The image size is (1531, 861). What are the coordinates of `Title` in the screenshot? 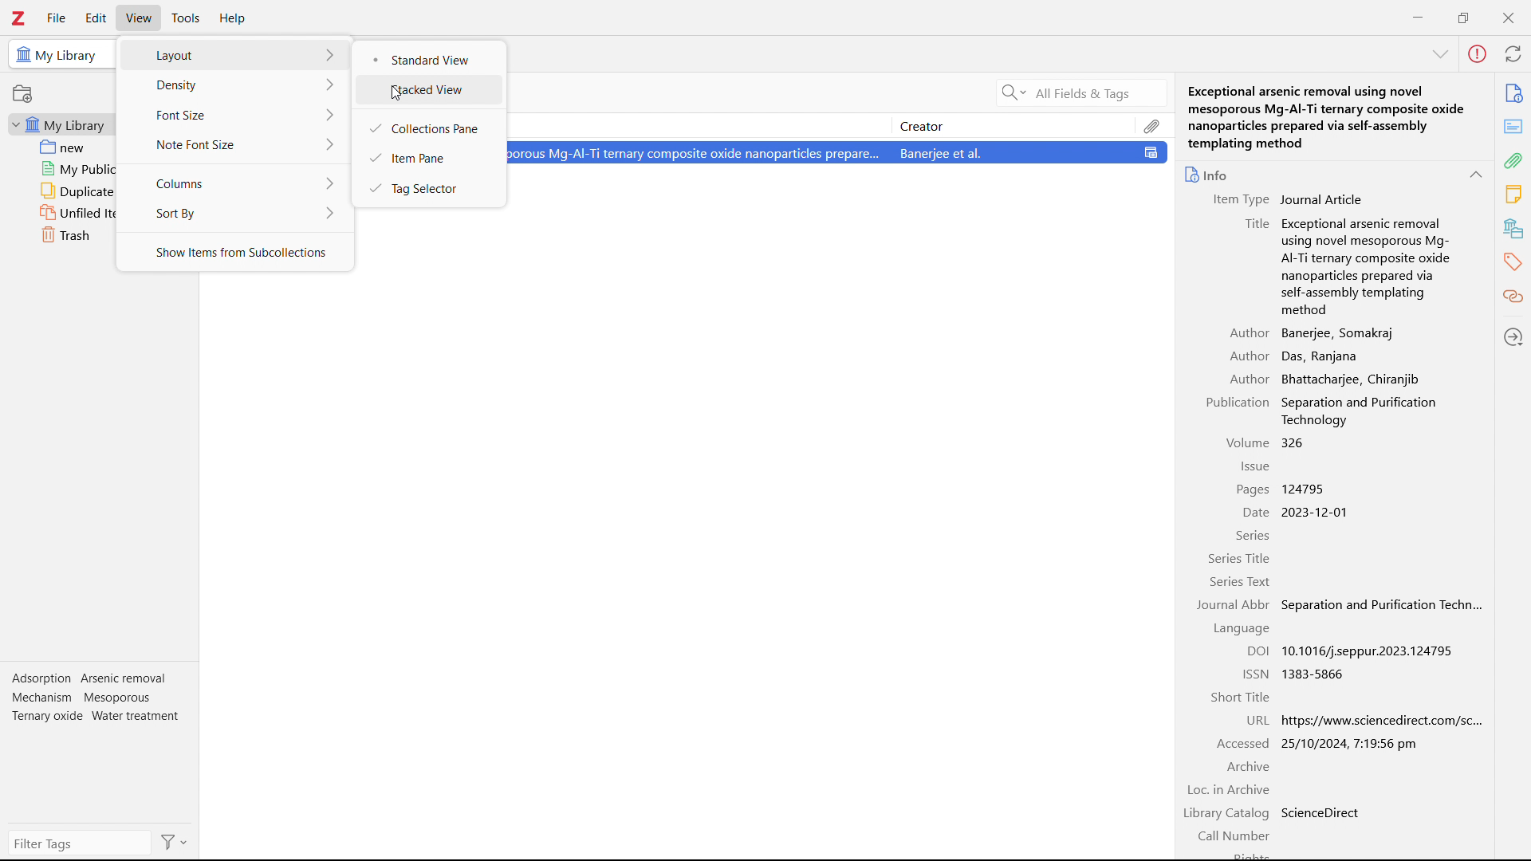 It's located at (1256, 225).